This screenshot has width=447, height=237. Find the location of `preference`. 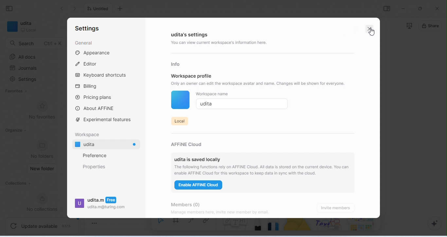

preference is located at coordinates (95, 155).